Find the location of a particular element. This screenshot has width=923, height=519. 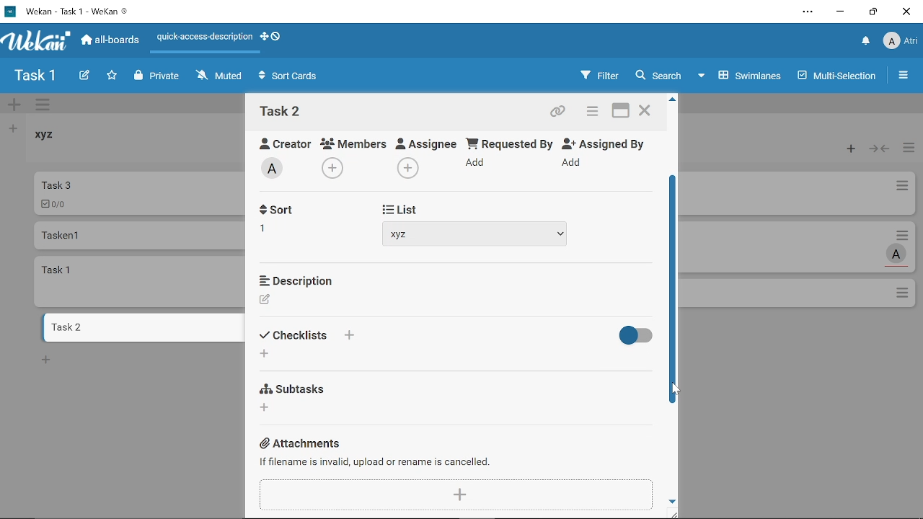

Move up is located at coordinates (673, 99).